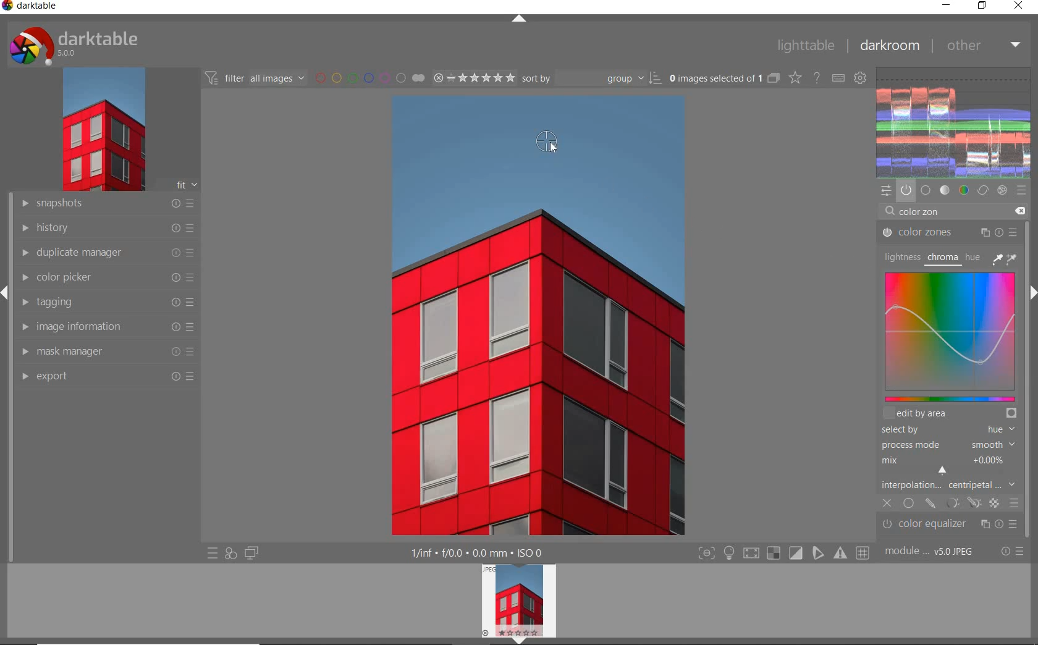 This screenshot has width=1038, height=645. What do you see at coordinates (104, 303) in the screenshot?
I see `tagging` at bounding box center [104, 303].